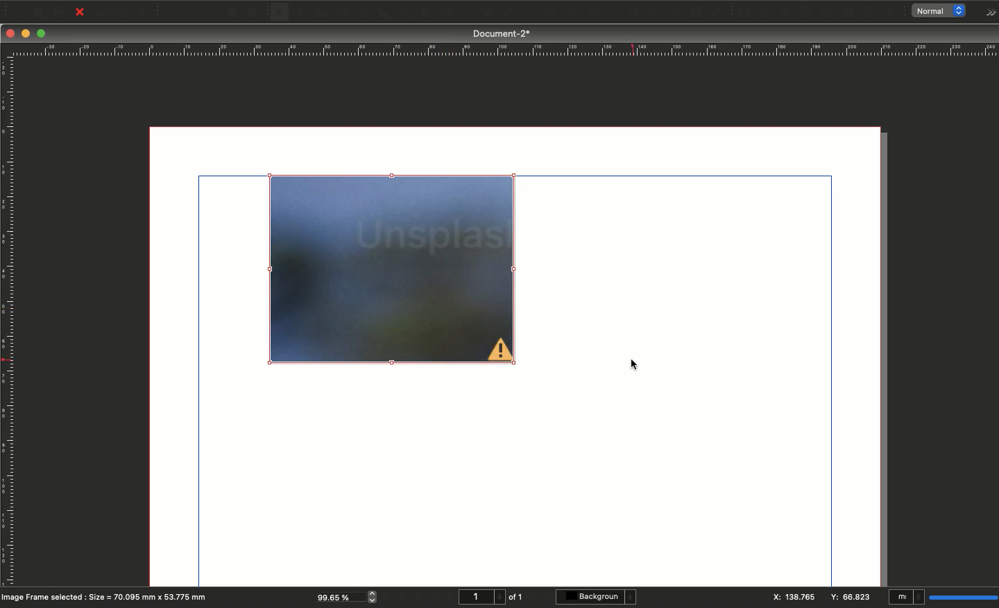 The image size is (999, 608). Describe the element at coordinates (42, 35) in the screenshot. I see `Maximize` at that location.